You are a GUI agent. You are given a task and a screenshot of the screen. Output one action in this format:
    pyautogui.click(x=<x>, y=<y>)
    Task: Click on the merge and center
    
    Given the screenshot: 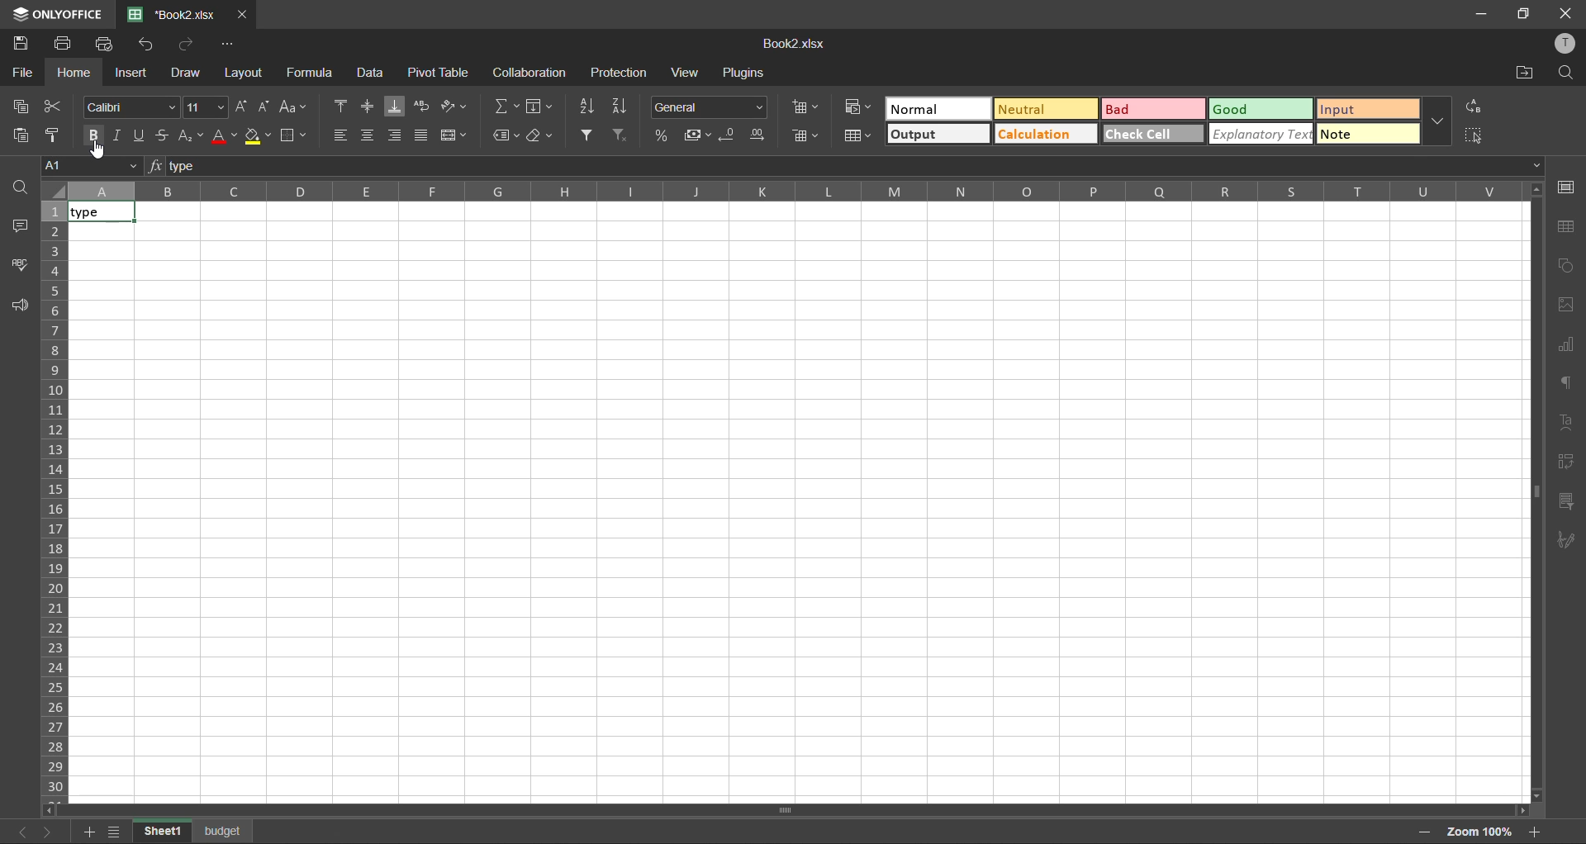 What is the action you would take?
    pyautogui.click(x=457, y=135)
    